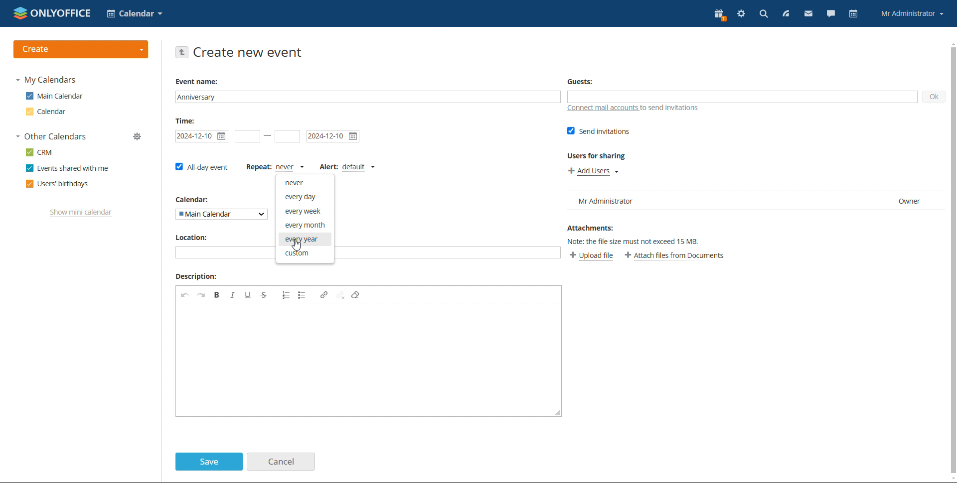 This screenshot has height=483, width=957. What do you see at coordinates (594, 171) in the screenshot?
I see `add users` at bounding box center [594, 171].